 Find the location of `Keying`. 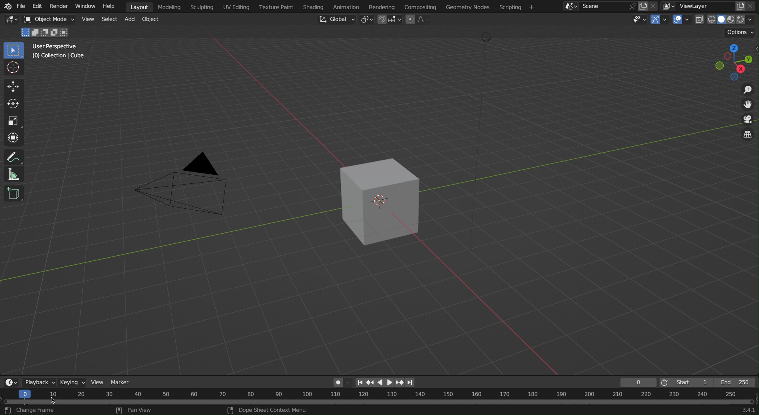

Keying is located at coordinates (74, 382).